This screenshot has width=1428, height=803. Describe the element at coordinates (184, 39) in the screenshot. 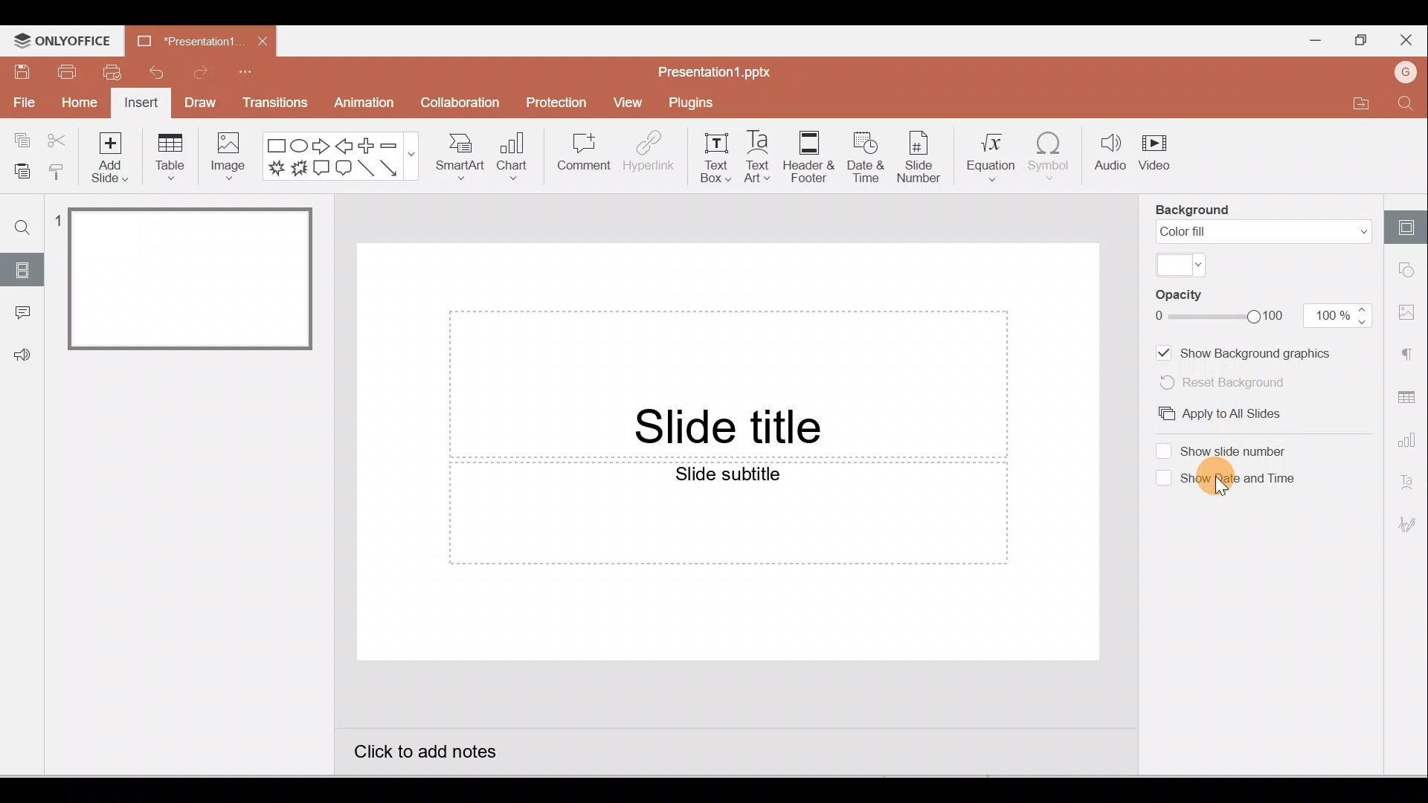

I see `Document name` at that location.